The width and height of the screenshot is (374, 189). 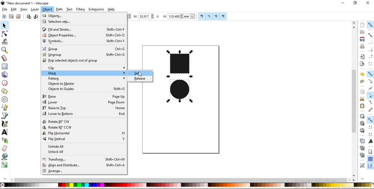 I want to click on create circles, arcs and ellipses, so click(x=5, y=83).